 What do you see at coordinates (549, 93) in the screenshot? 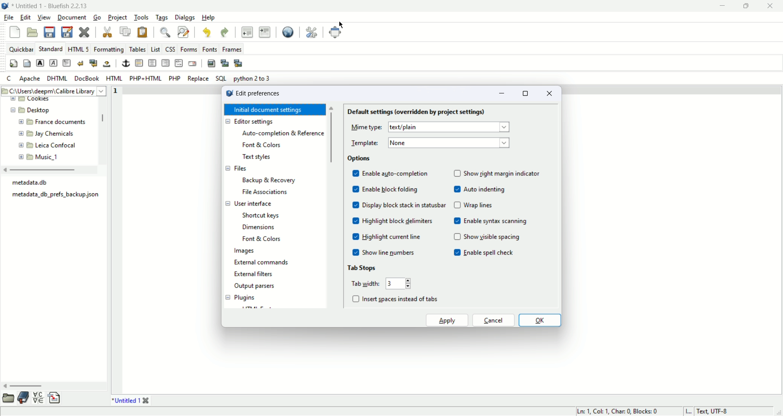
I see `close` at bounding box center [549, 93].